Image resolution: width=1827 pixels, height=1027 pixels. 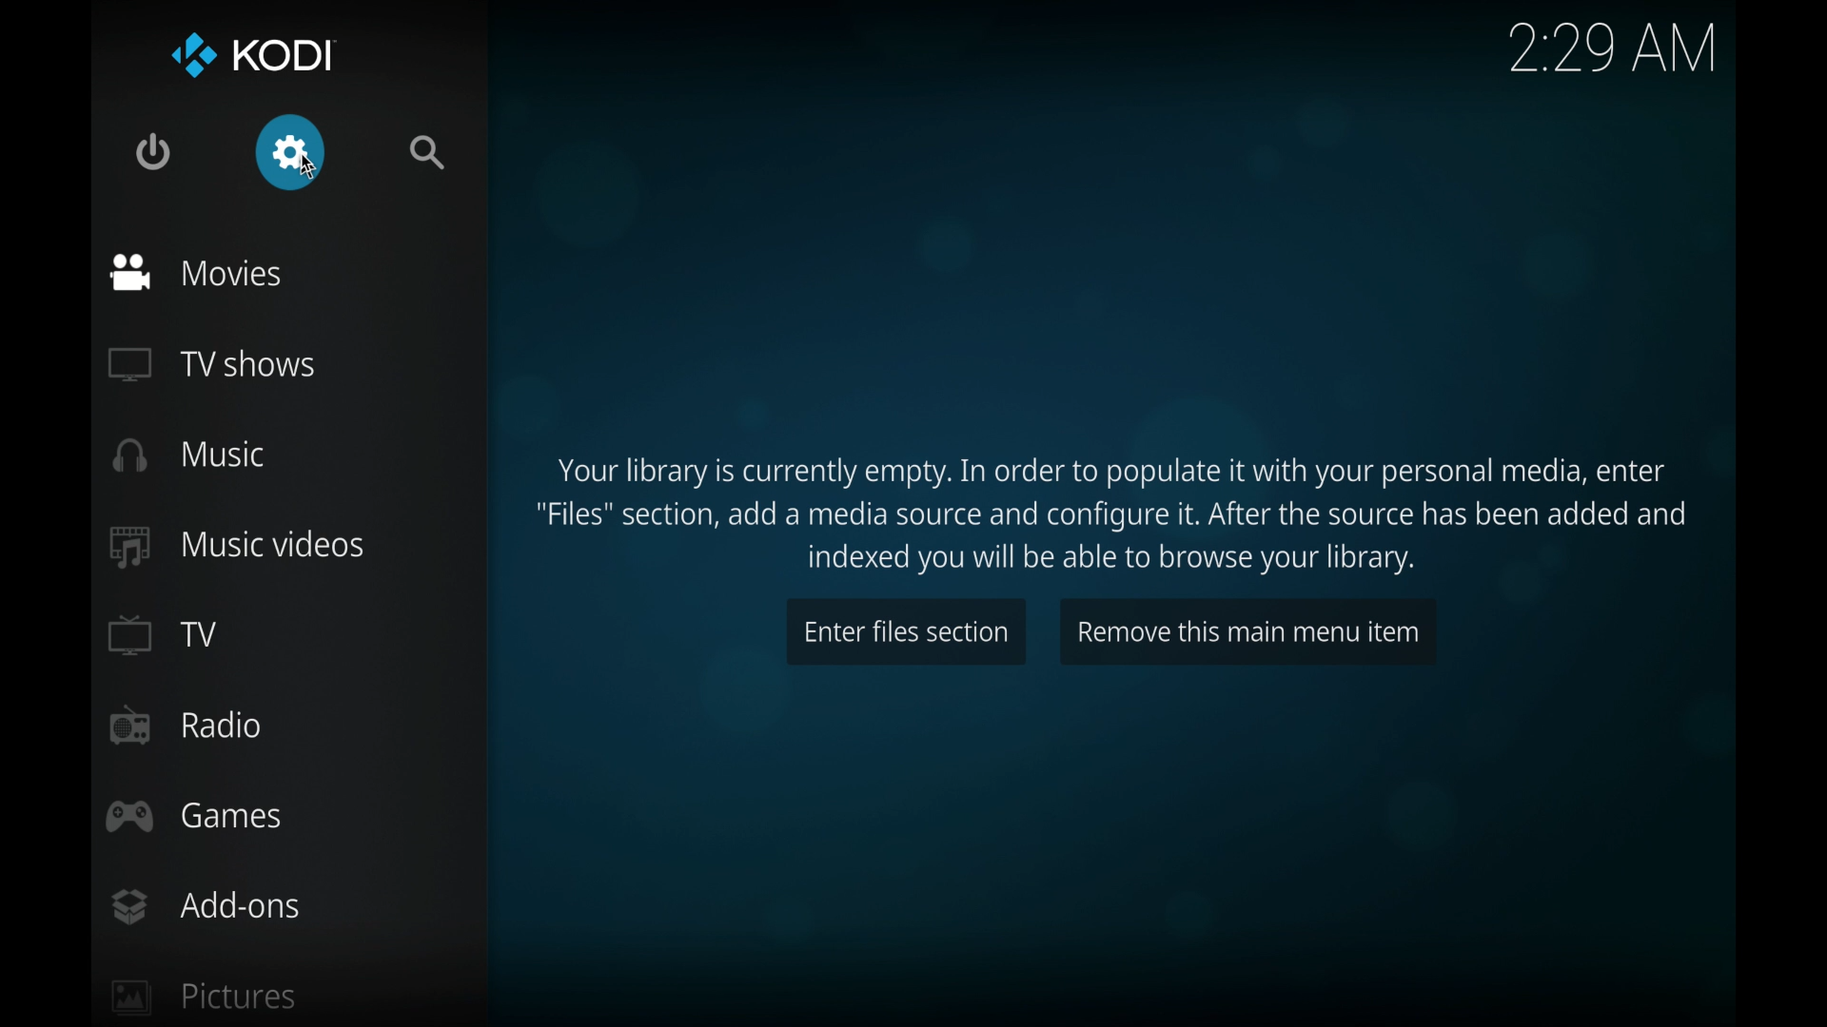 What do you see at coordinates (193, 816) in the screenshot?
I see `games` at bounding box center [193, 816].